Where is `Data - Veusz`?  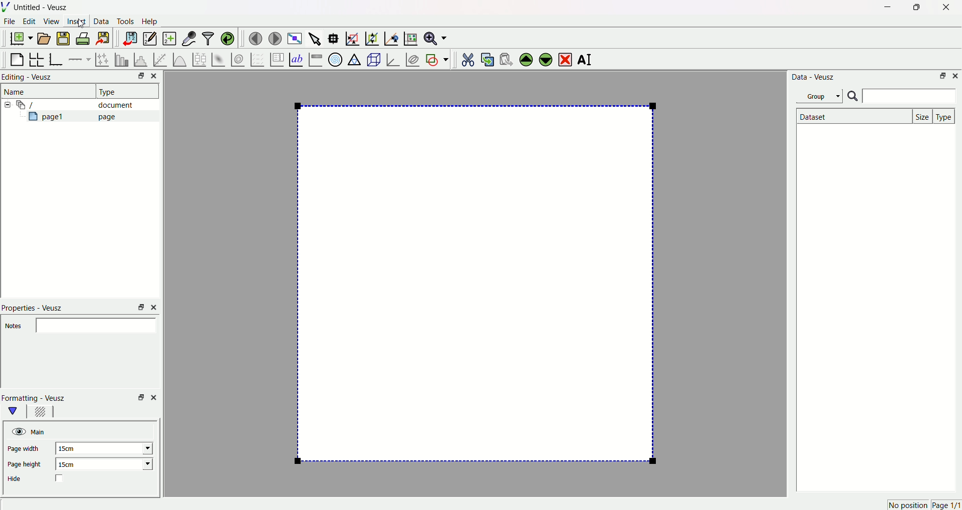 Data - Veusz is located at coordinates (814, 78).